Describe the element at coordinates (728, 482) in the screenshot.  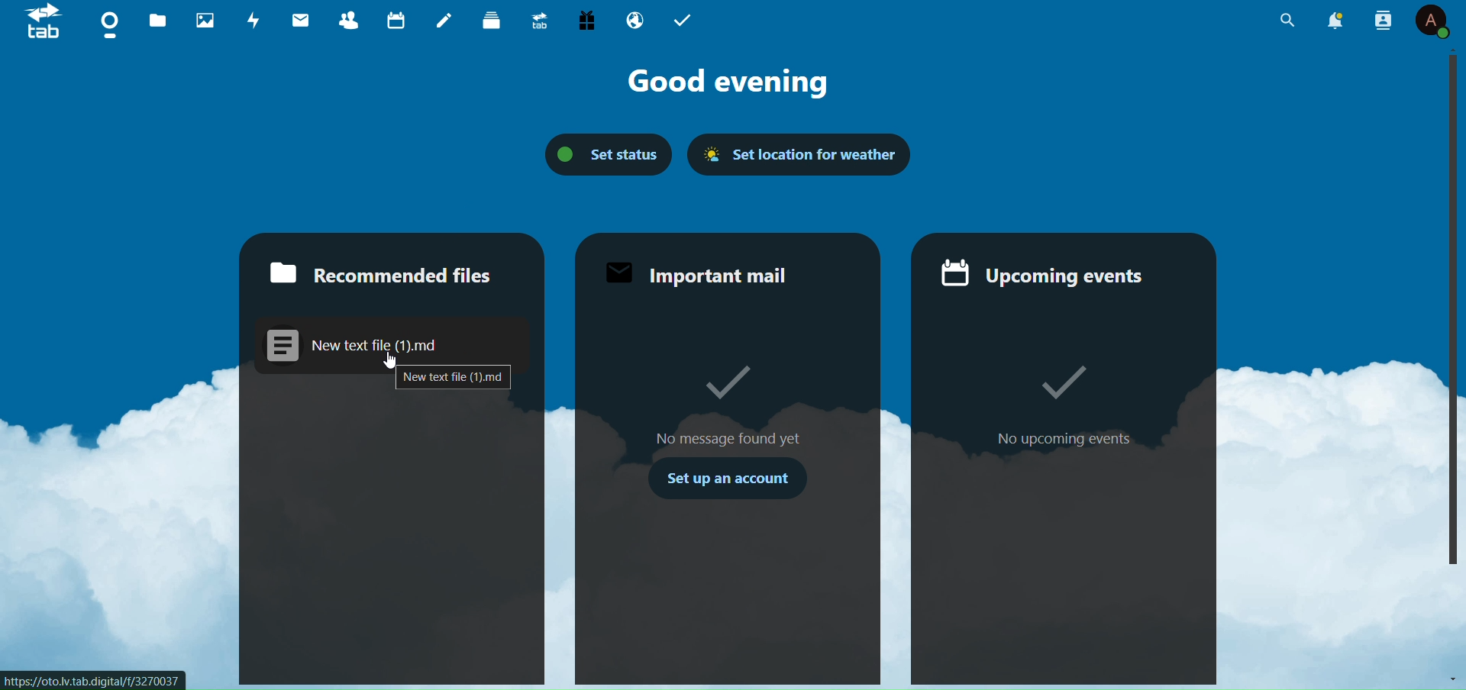
I see `set up an account` at that location.